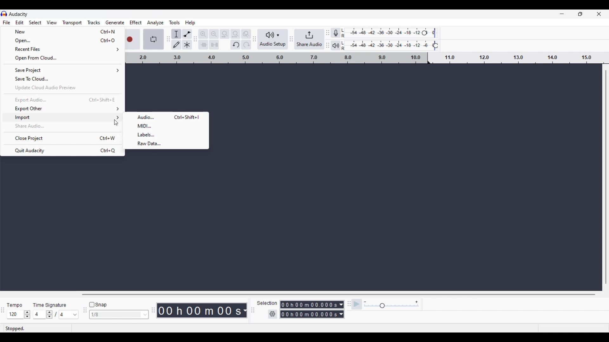  I want to click on Snap toggle, so click(98, 305).